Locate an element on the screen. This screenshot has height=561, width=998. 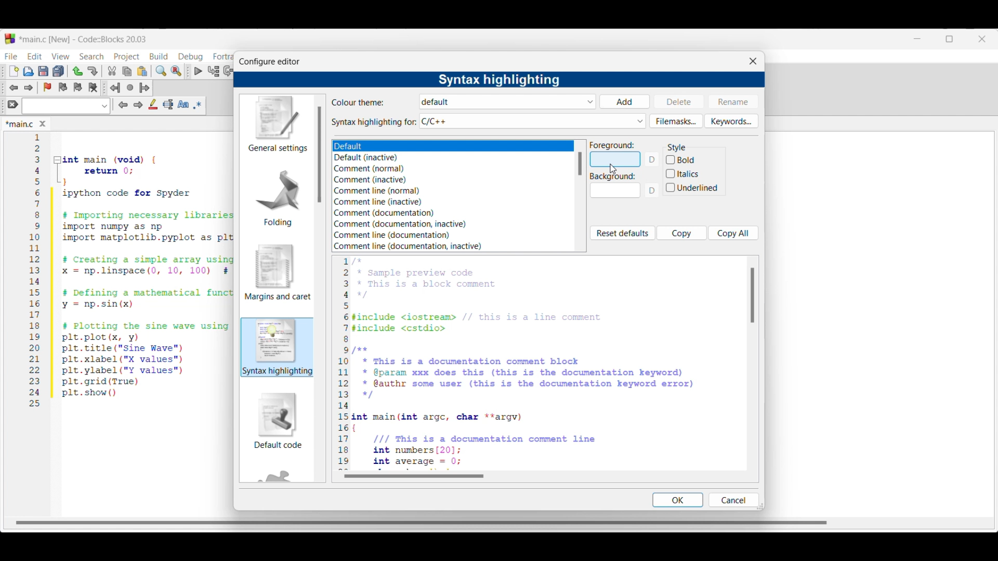
Selected text is located at coordinates (168, 104).